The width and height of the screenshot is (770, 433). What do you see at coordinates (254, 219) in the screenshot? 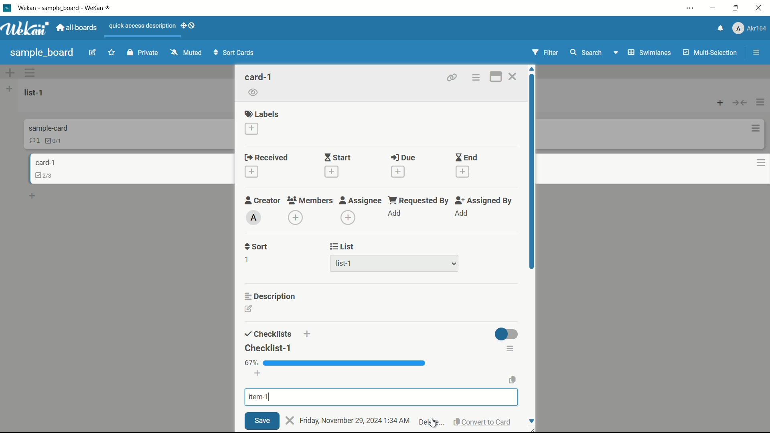
I see `admin` at bounding box center [254, 219].